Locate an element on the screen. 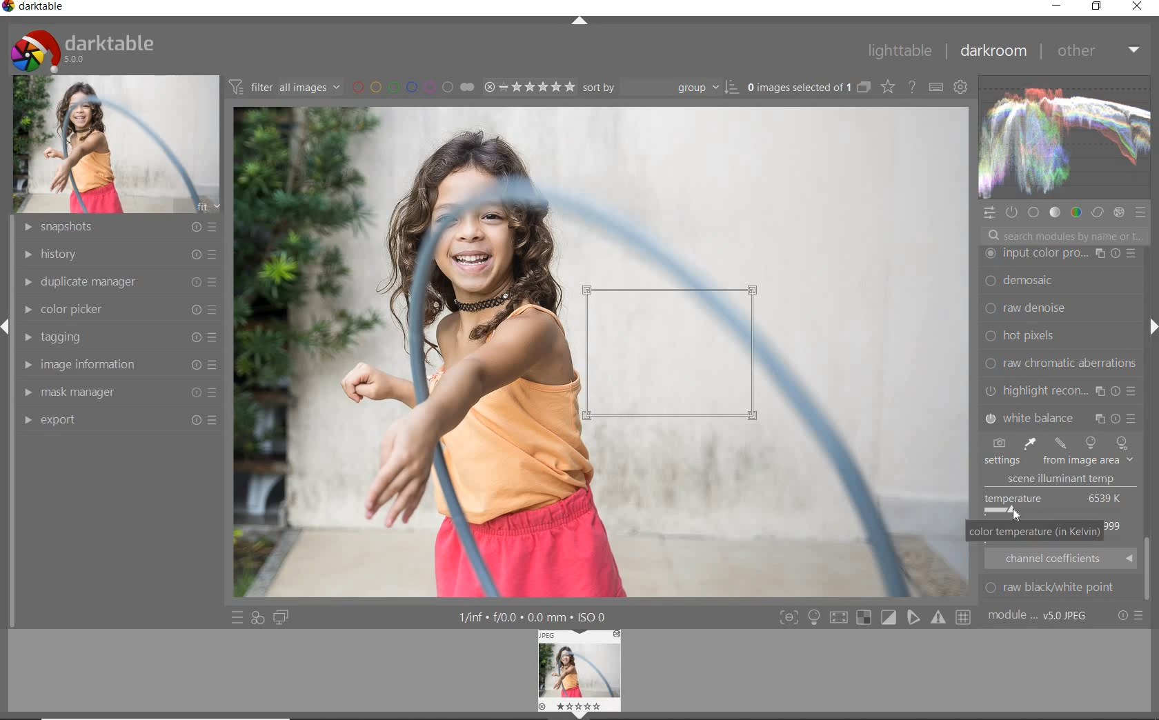 The width and height of the screenshot is (1159, 720). COLOR TEMPERATURE (IN kELVIN) is located at coordinates (1036, 533).